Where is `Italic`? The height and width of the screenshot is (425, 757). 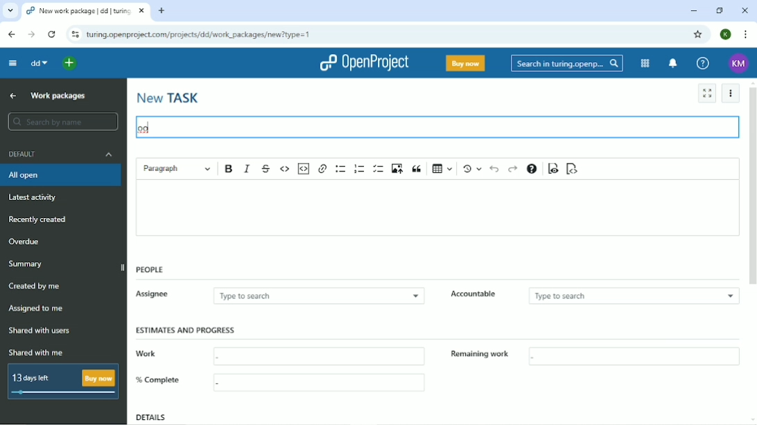 Italic is located at coordinates (247, 168).